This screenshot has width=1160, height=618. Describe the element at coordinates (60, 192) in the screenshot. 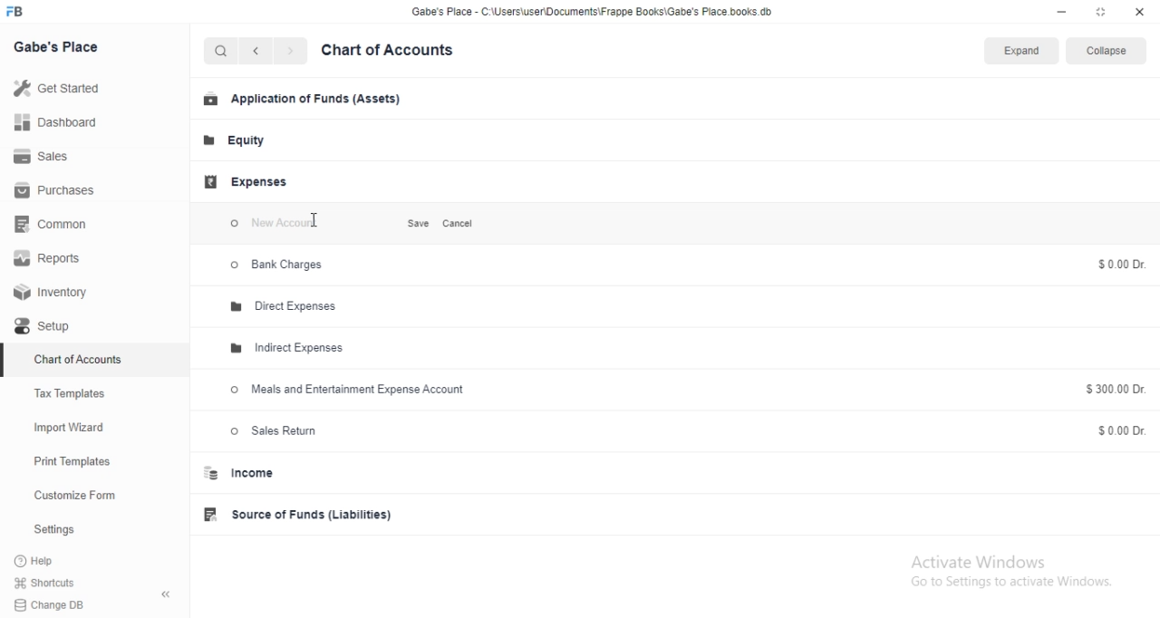

I see `Purchases` at that location.